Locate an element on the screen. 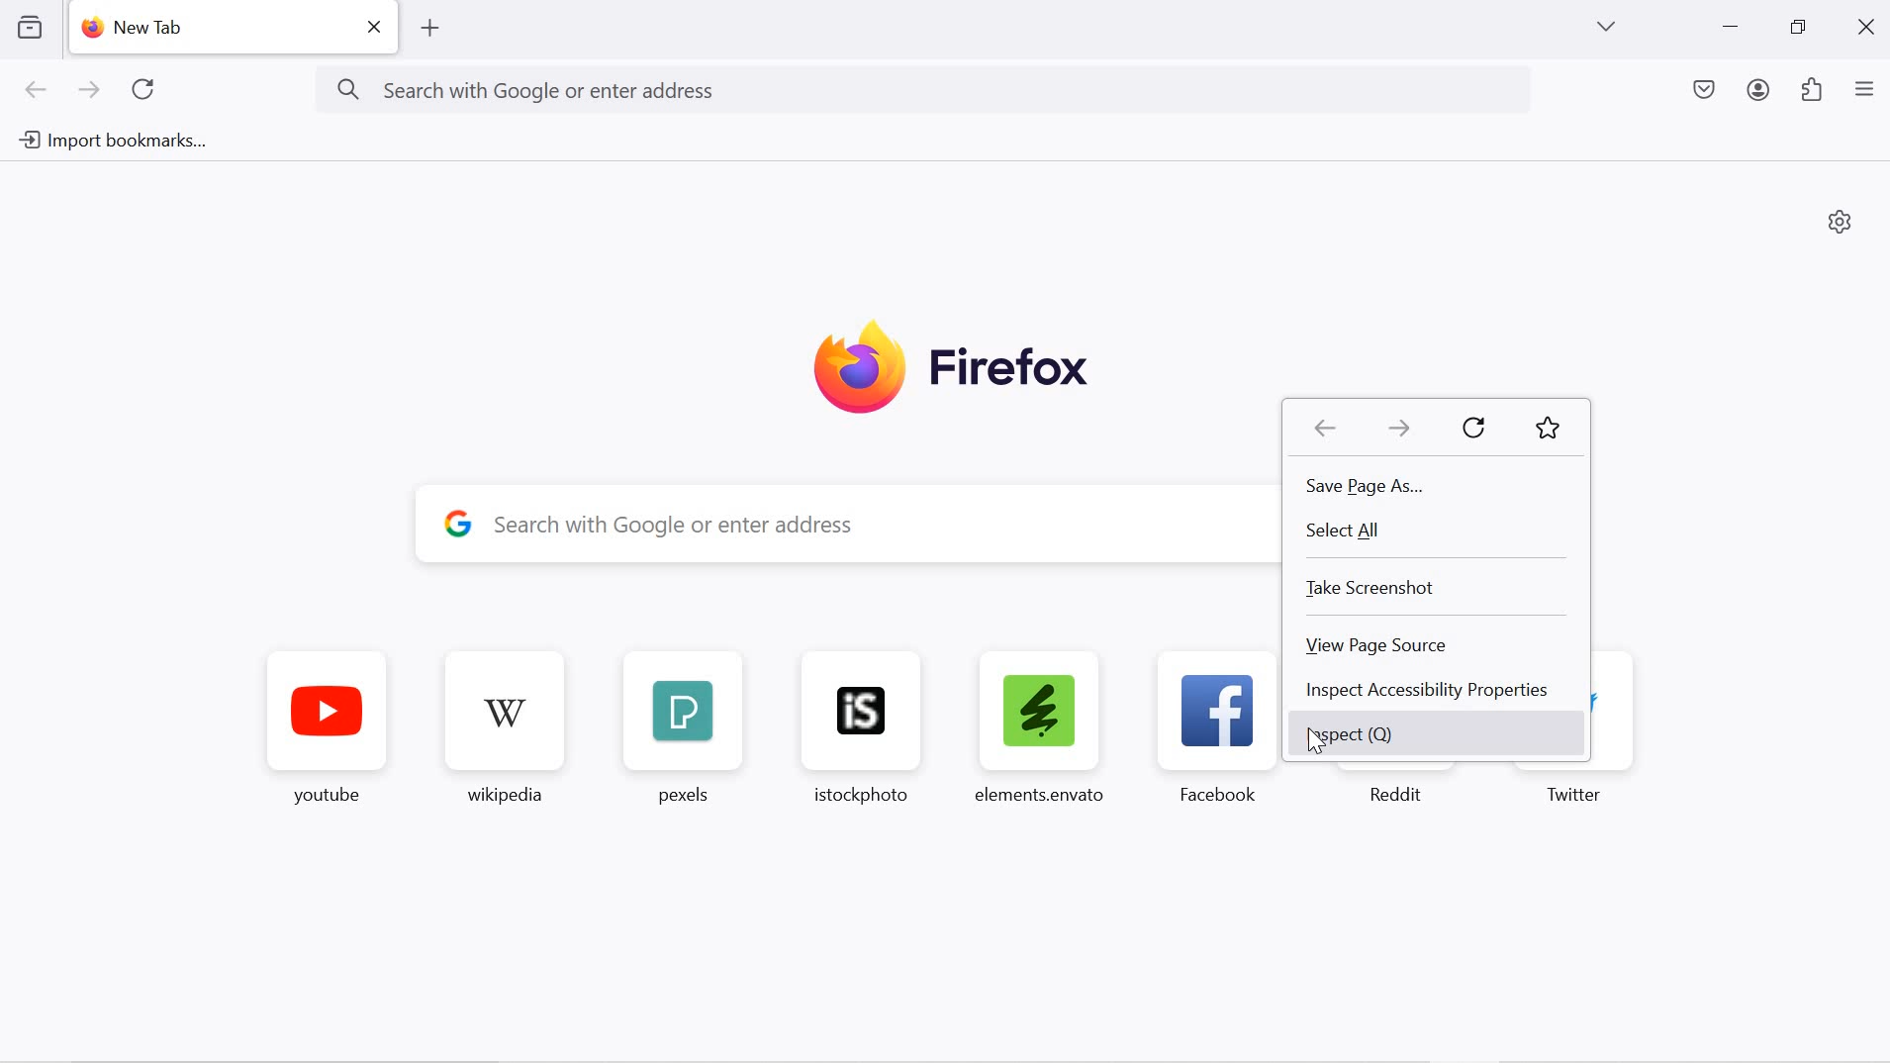 The width and height of the screenshot is (1890, 1063). inspect is located at coordinates (1441, 733).